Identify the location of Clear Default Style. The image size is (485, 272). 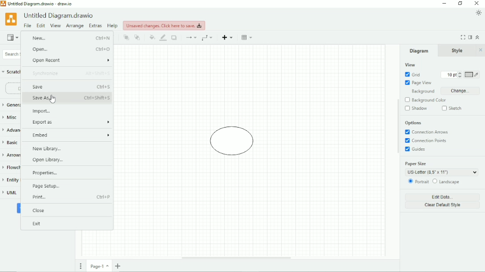
(442, 205).